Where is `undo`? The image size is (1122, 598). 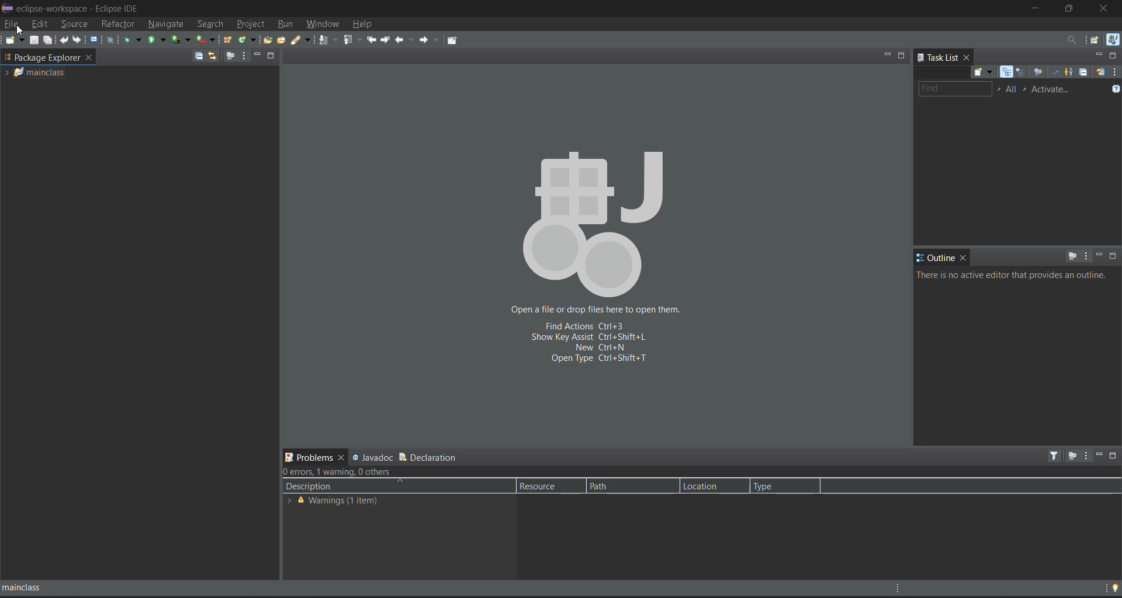 undo is located at coordinates (65, 39).